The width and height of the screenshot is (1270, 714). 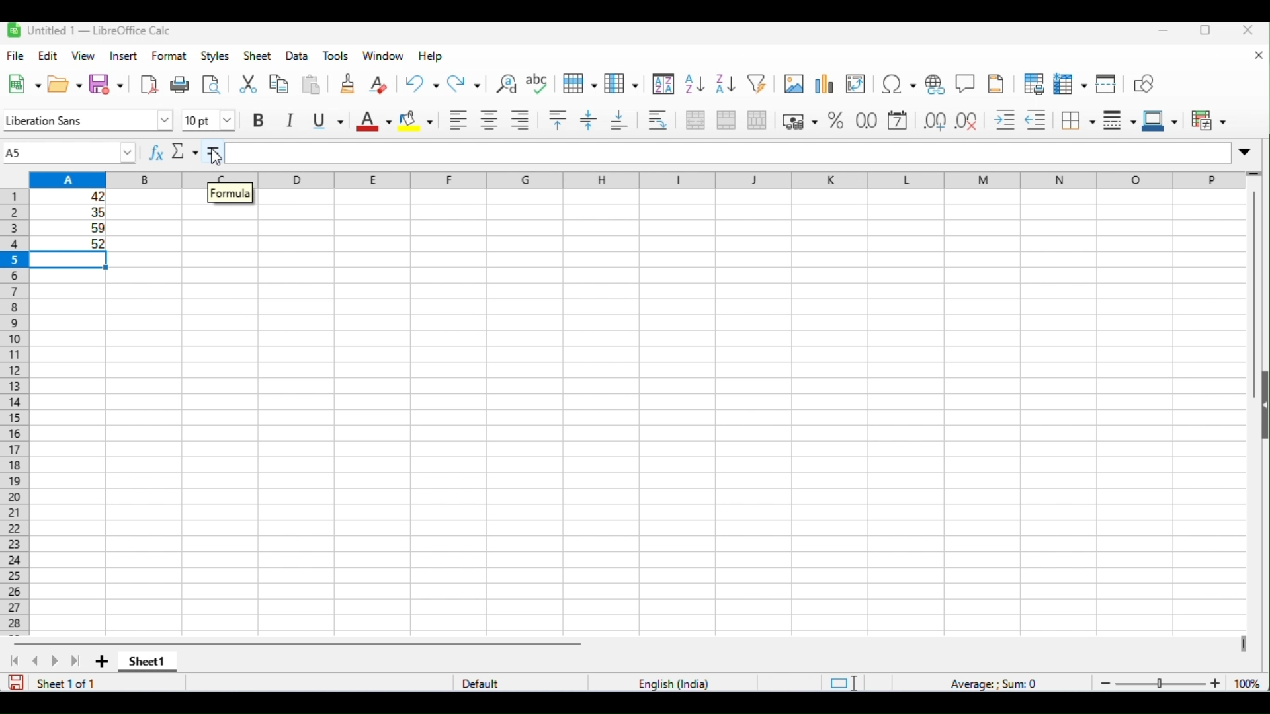 What do you see at coordinates (15, 682) in the screenshot?
I see `save` at bounding box center [15, 682].